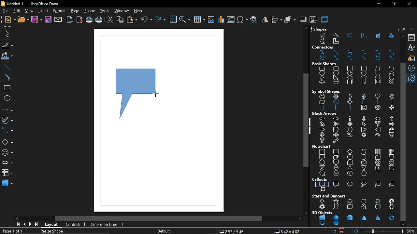 This screenshot has height=234, width=417. Describe the element at coordinates (30, 225) in the screenshot. I see `next page` at that location.